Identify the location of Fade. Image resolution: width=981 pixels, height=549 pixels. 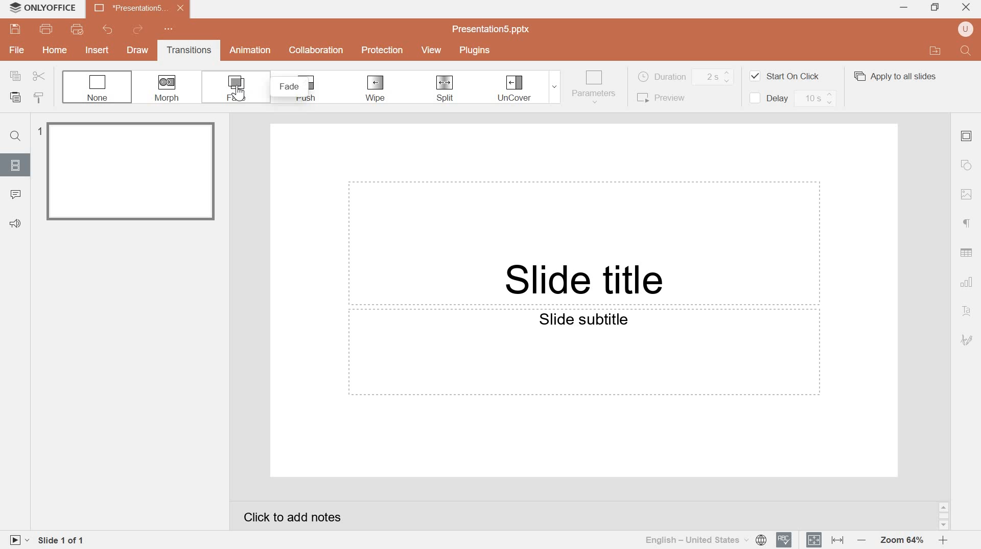
(237, 87).